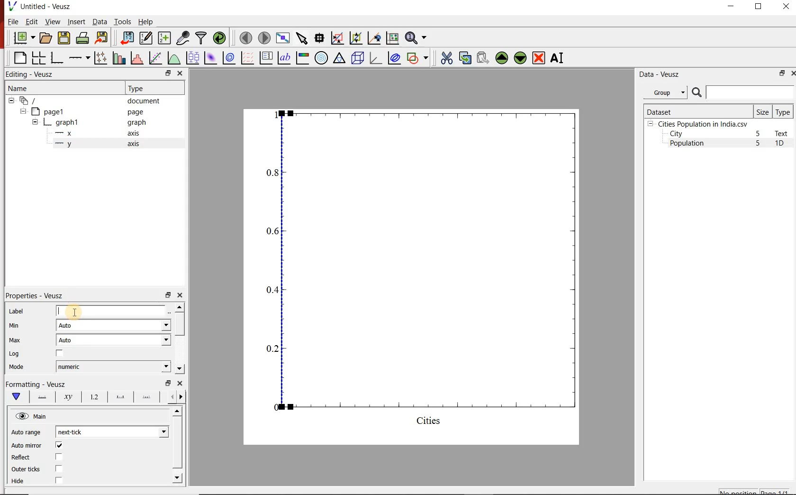  What do you see at coordinates (181, 73) in the screenshot?
I see `close` at bounding box center [181, 73].